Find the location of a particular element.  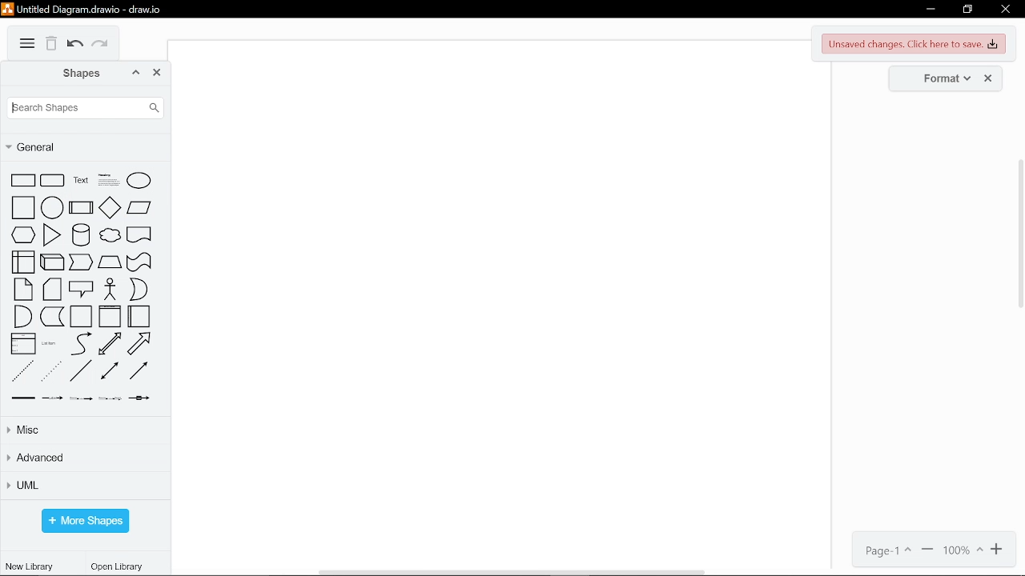

connector with symbol is located at coordinates (141, 398).